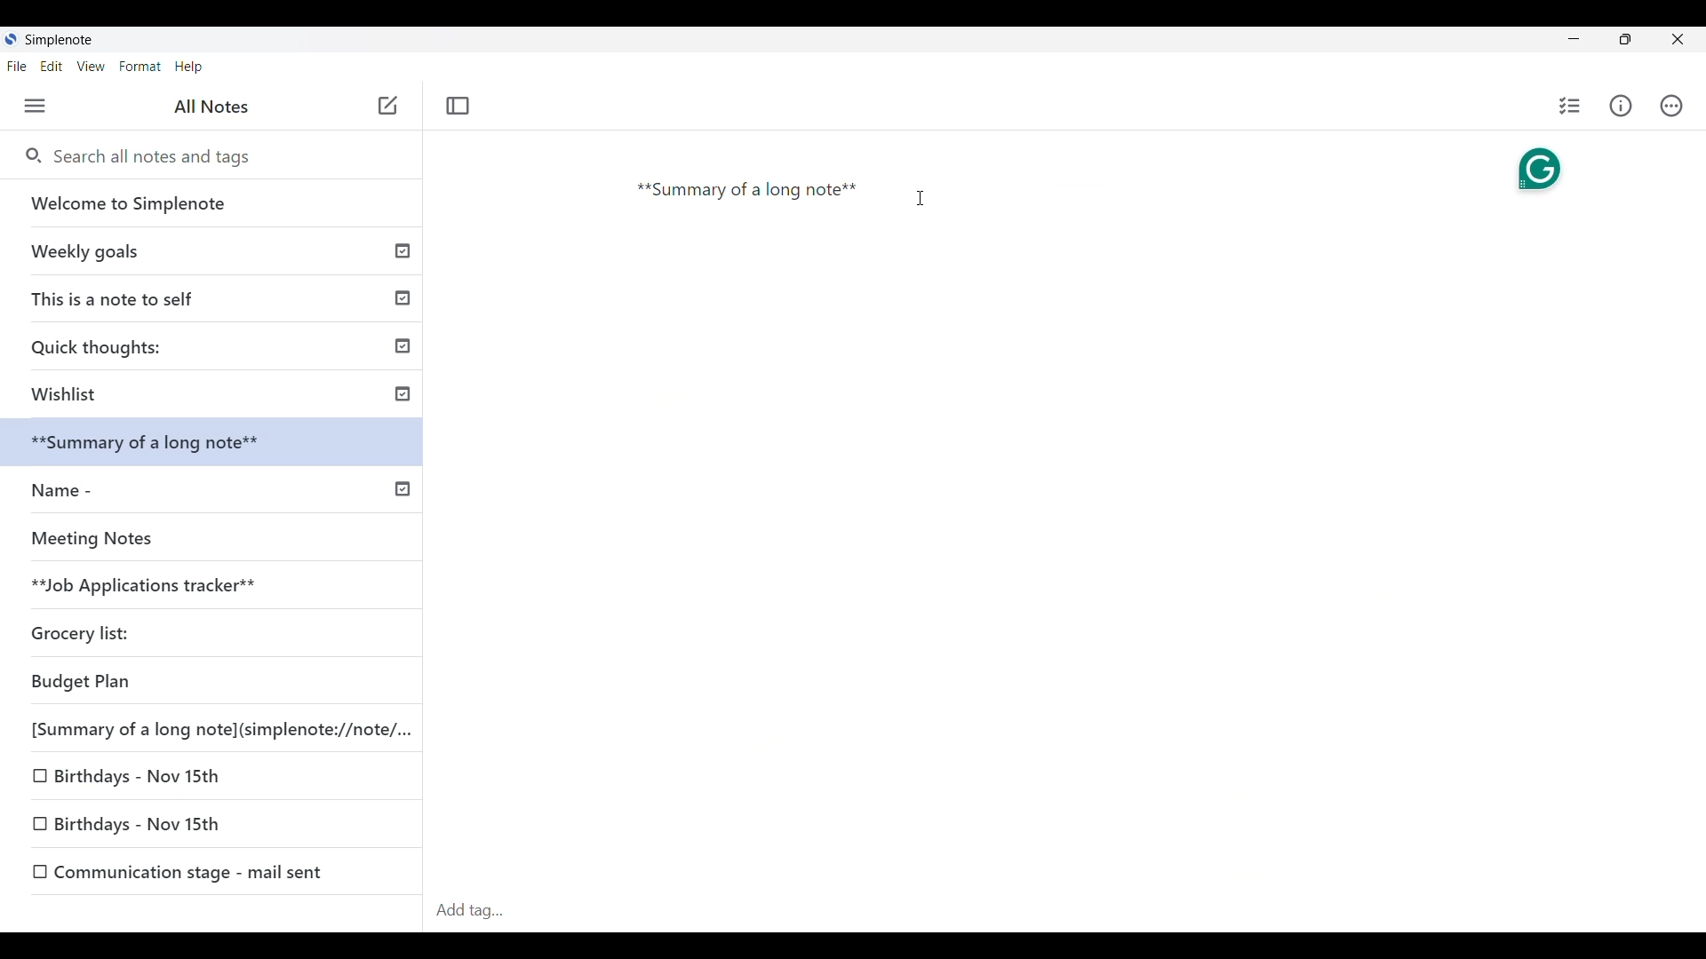 The image size is (1706, 959). Describe the element at coordinates (214, 487) in the screenshot. I see `Name` at that location.